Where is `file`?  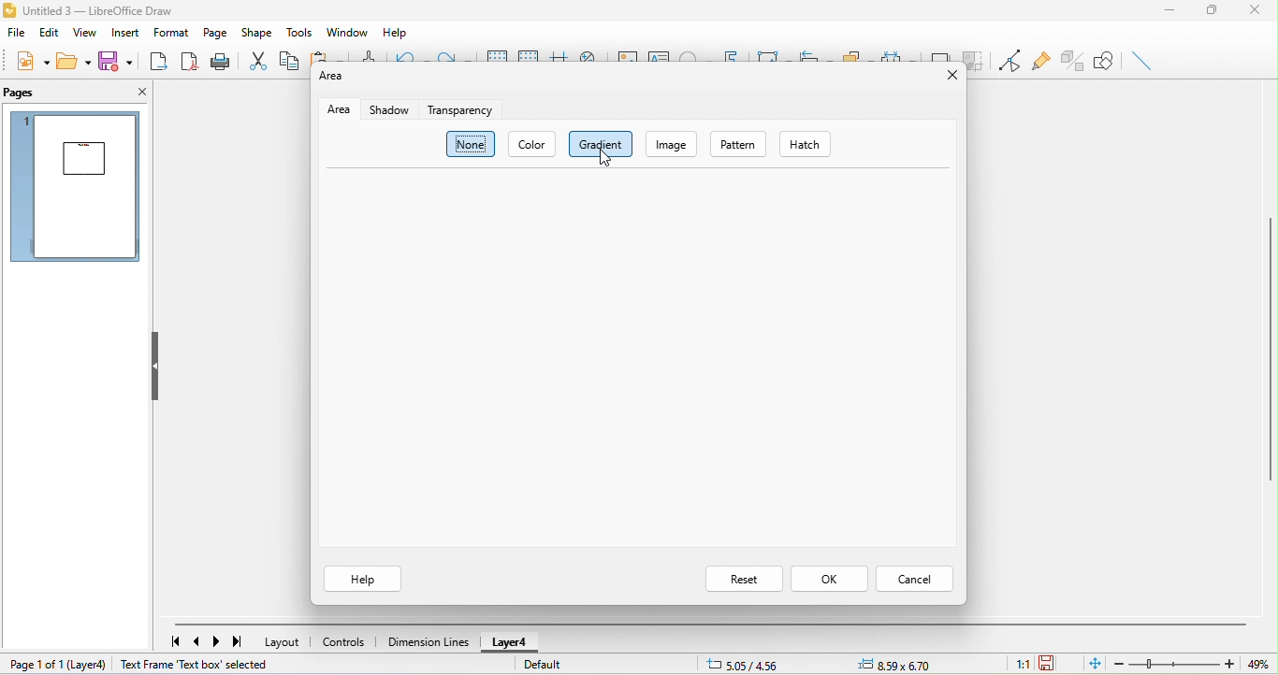 file is located at coordinates (15, 32).